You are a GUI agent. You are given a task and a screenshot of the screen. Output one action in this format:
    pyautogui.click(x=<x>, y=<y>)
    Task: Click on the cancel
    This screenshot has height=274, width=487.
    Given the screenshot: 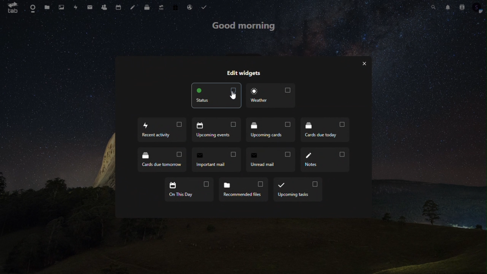 What is the action you would take?
    pyautogui.click(x=365, y=63)
    